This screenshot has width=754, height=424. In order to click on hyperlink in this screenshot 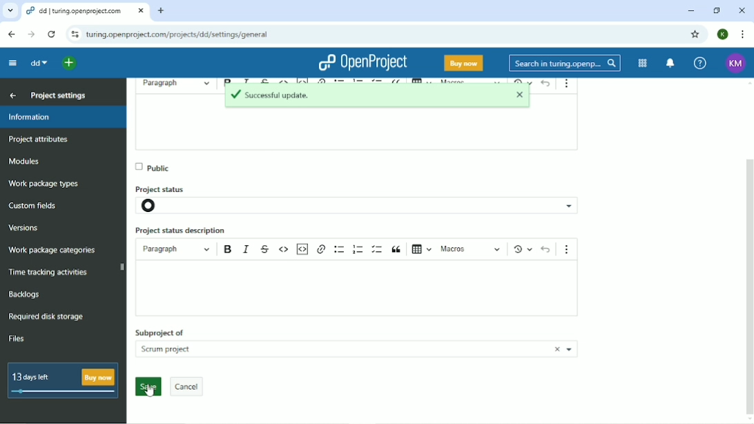, I will do `click(322, 248)`.